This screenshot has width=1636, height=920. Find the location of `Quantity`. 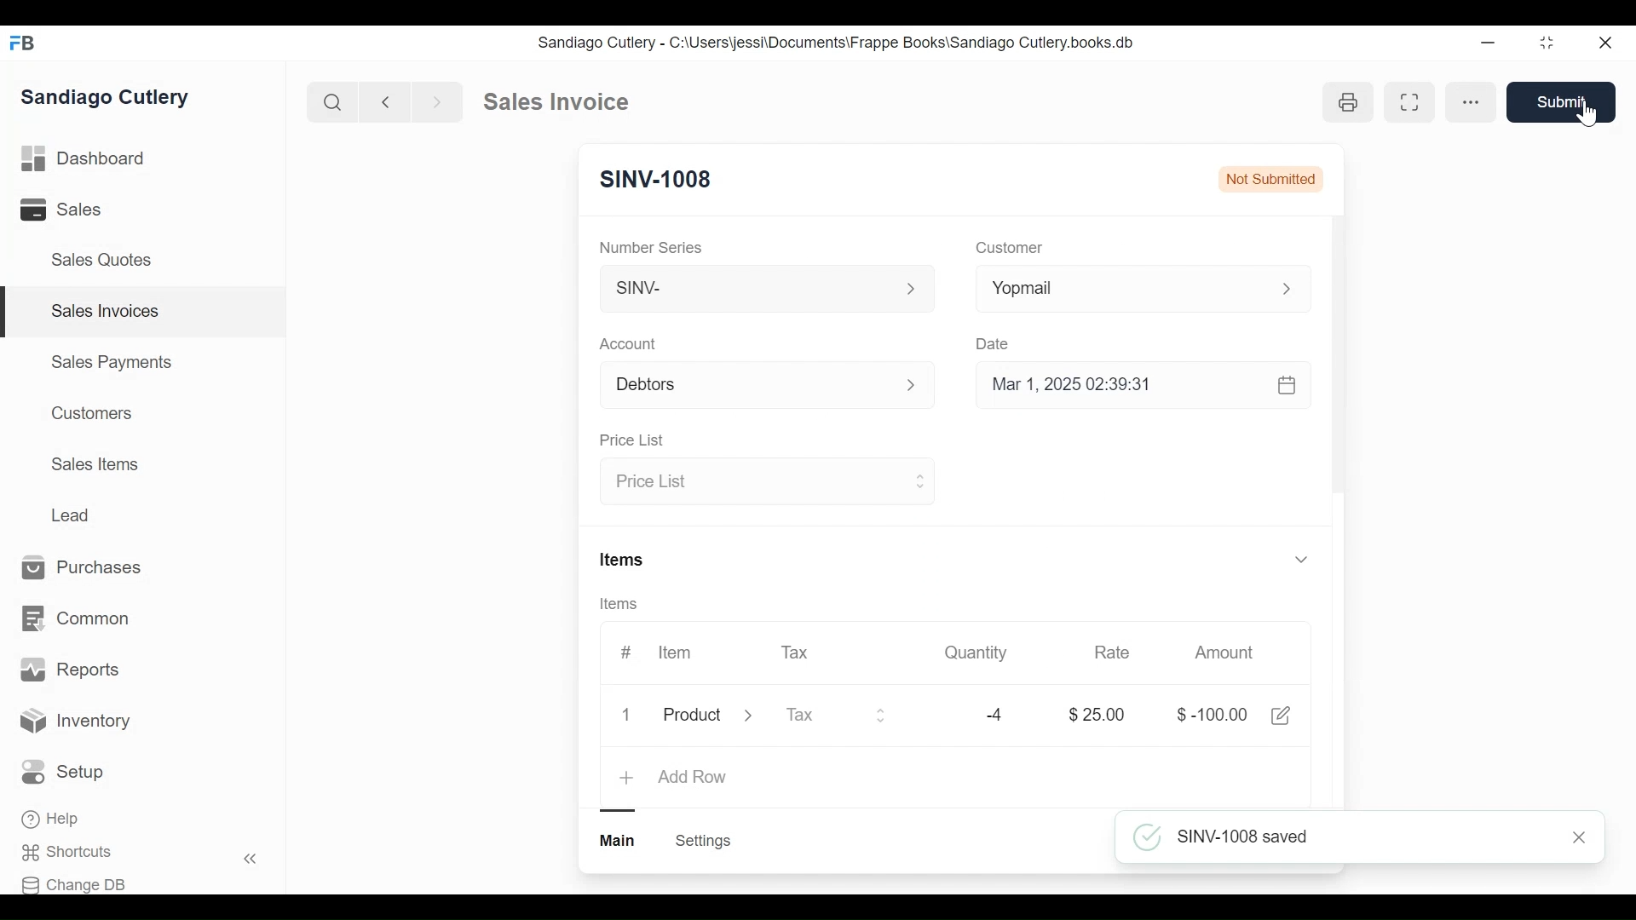

Quantity is located at coordinates (978, 653).